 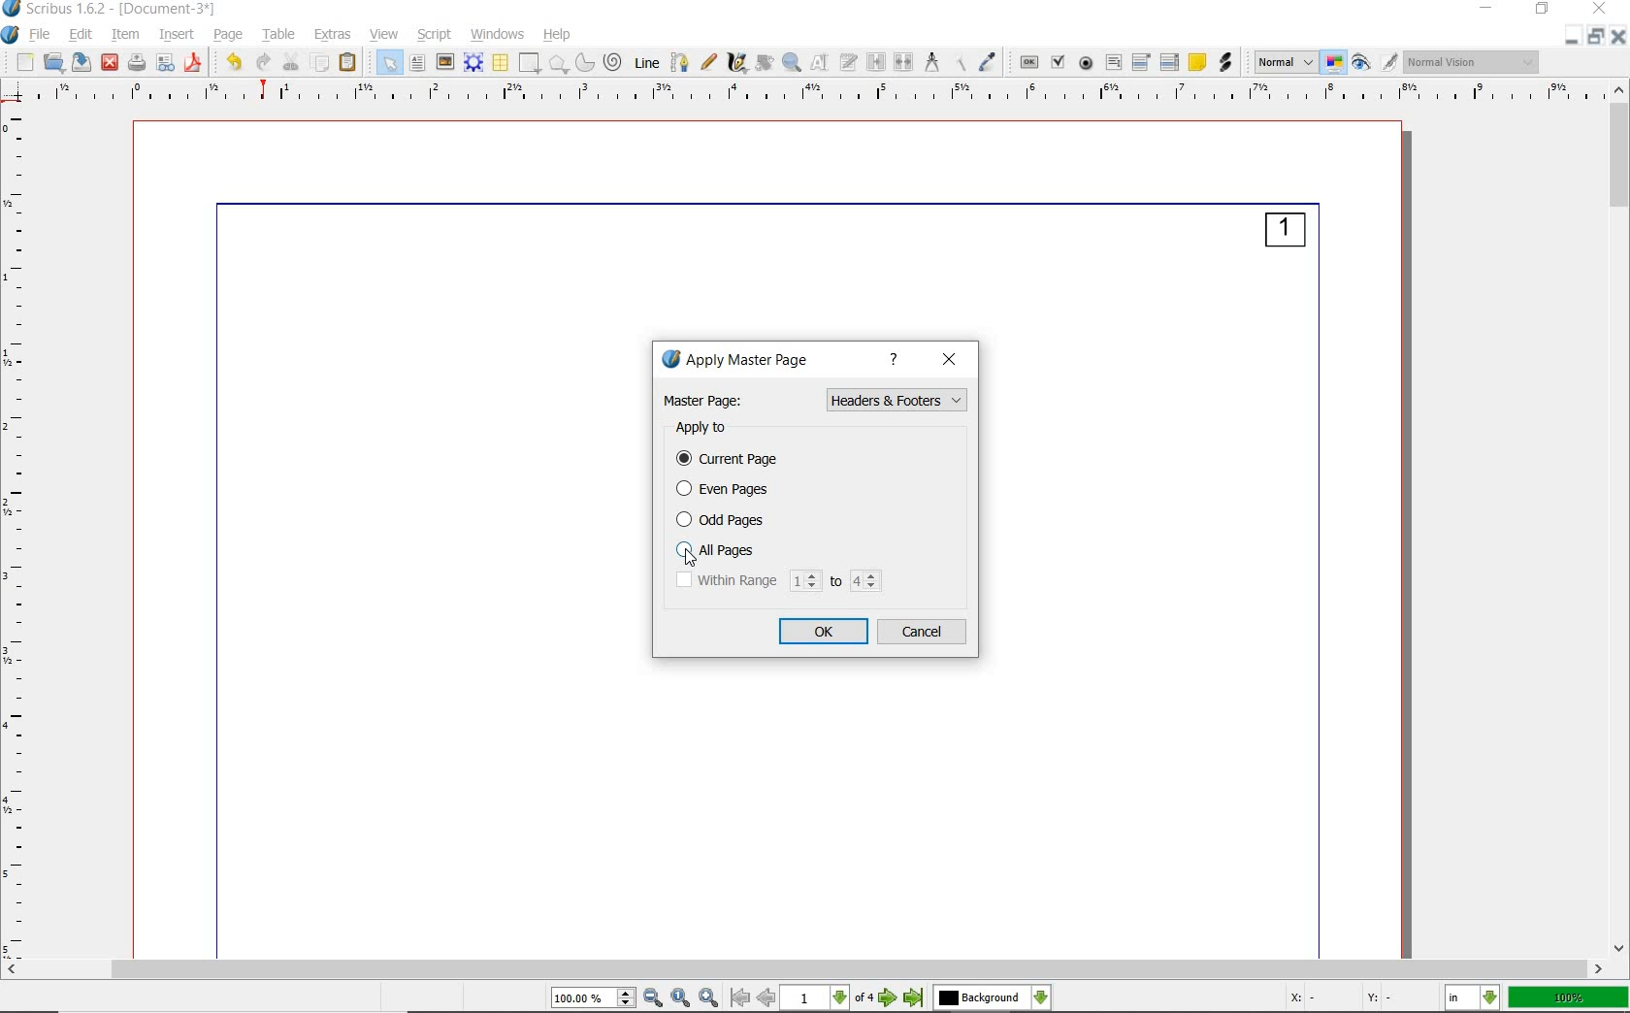 What do you see at coordinates (321, 63) in the screenshot?
I see `copy` at bounding box center [321, 63].